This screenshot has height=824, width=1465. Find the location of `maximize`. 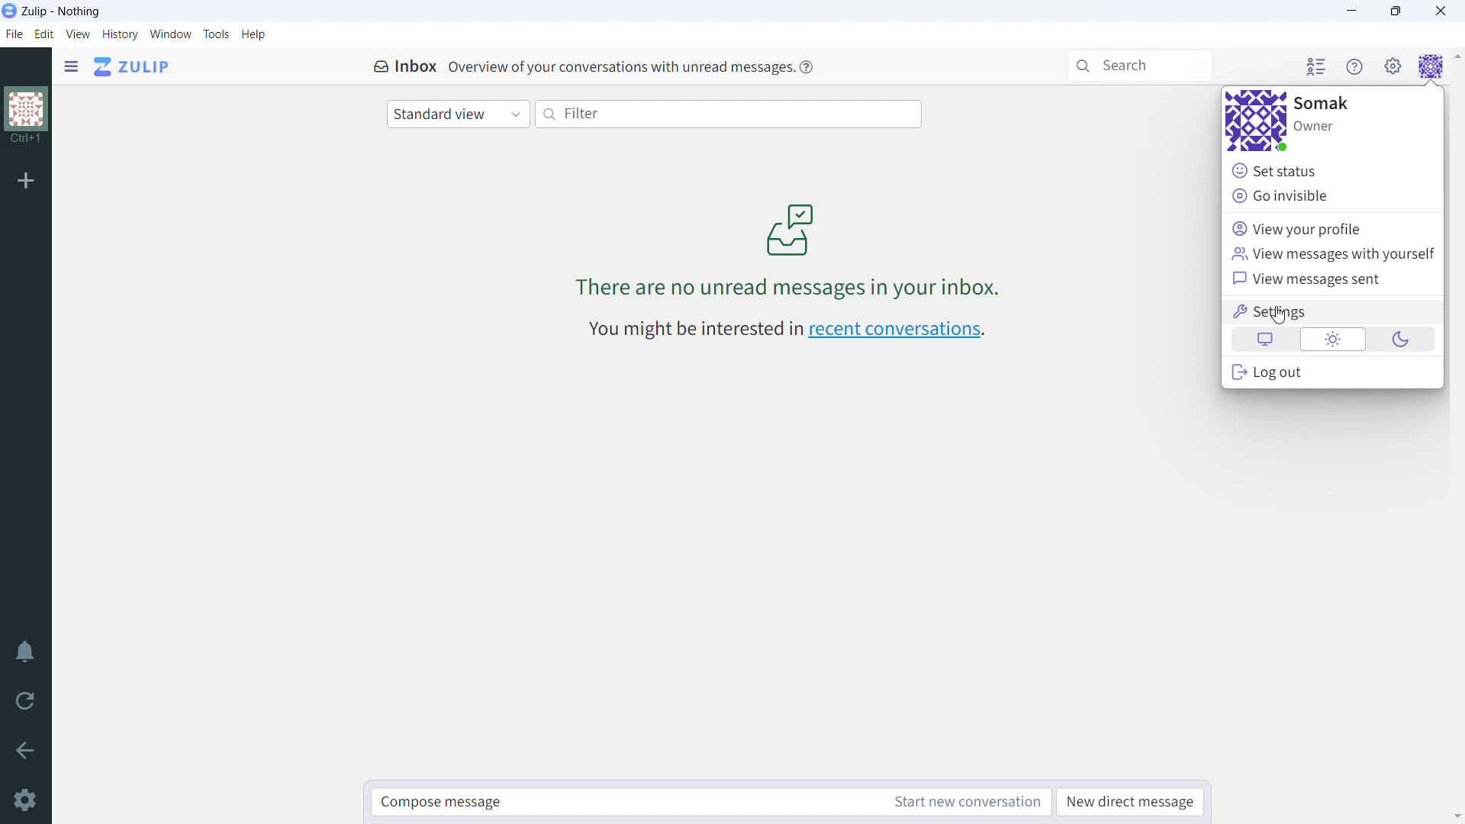

maximize is located at coordinates (1395, 11).